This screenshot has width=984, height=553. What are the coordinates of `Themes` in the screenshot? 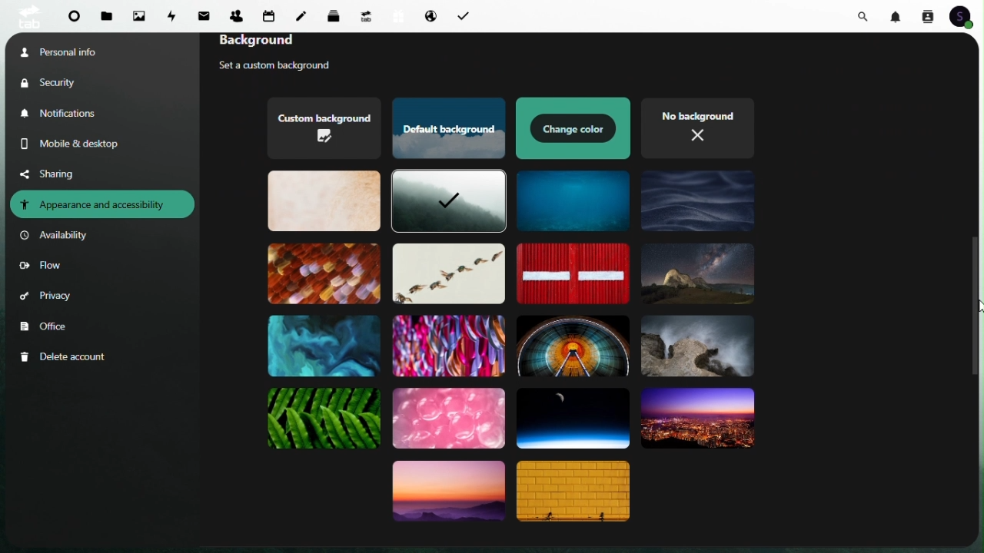 It's located at (696, 348).